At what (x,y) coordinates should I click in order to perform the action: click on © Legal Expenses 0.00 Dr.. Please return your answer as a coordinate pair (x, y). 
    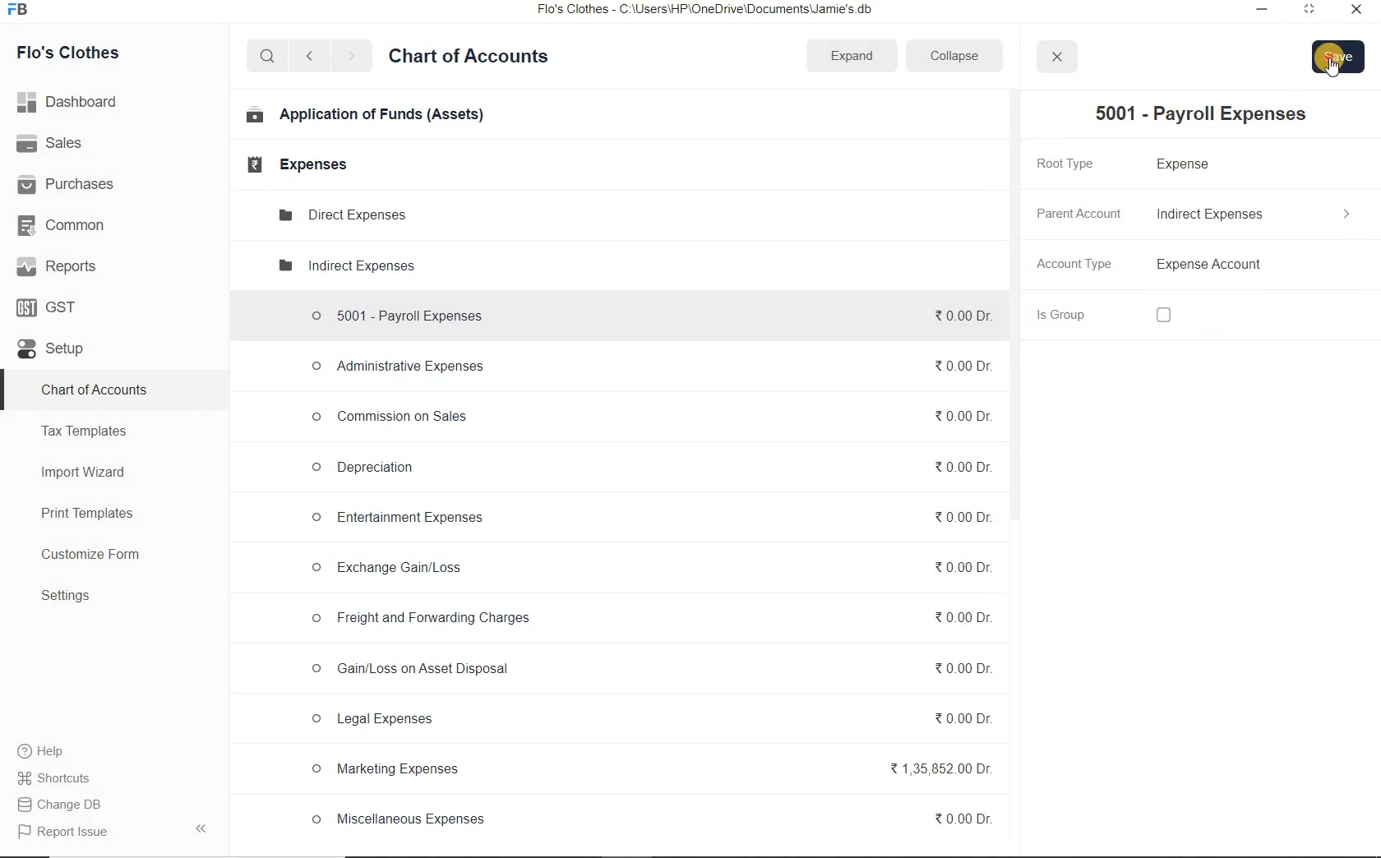
    Looking at the image, I should click on (649, 720).